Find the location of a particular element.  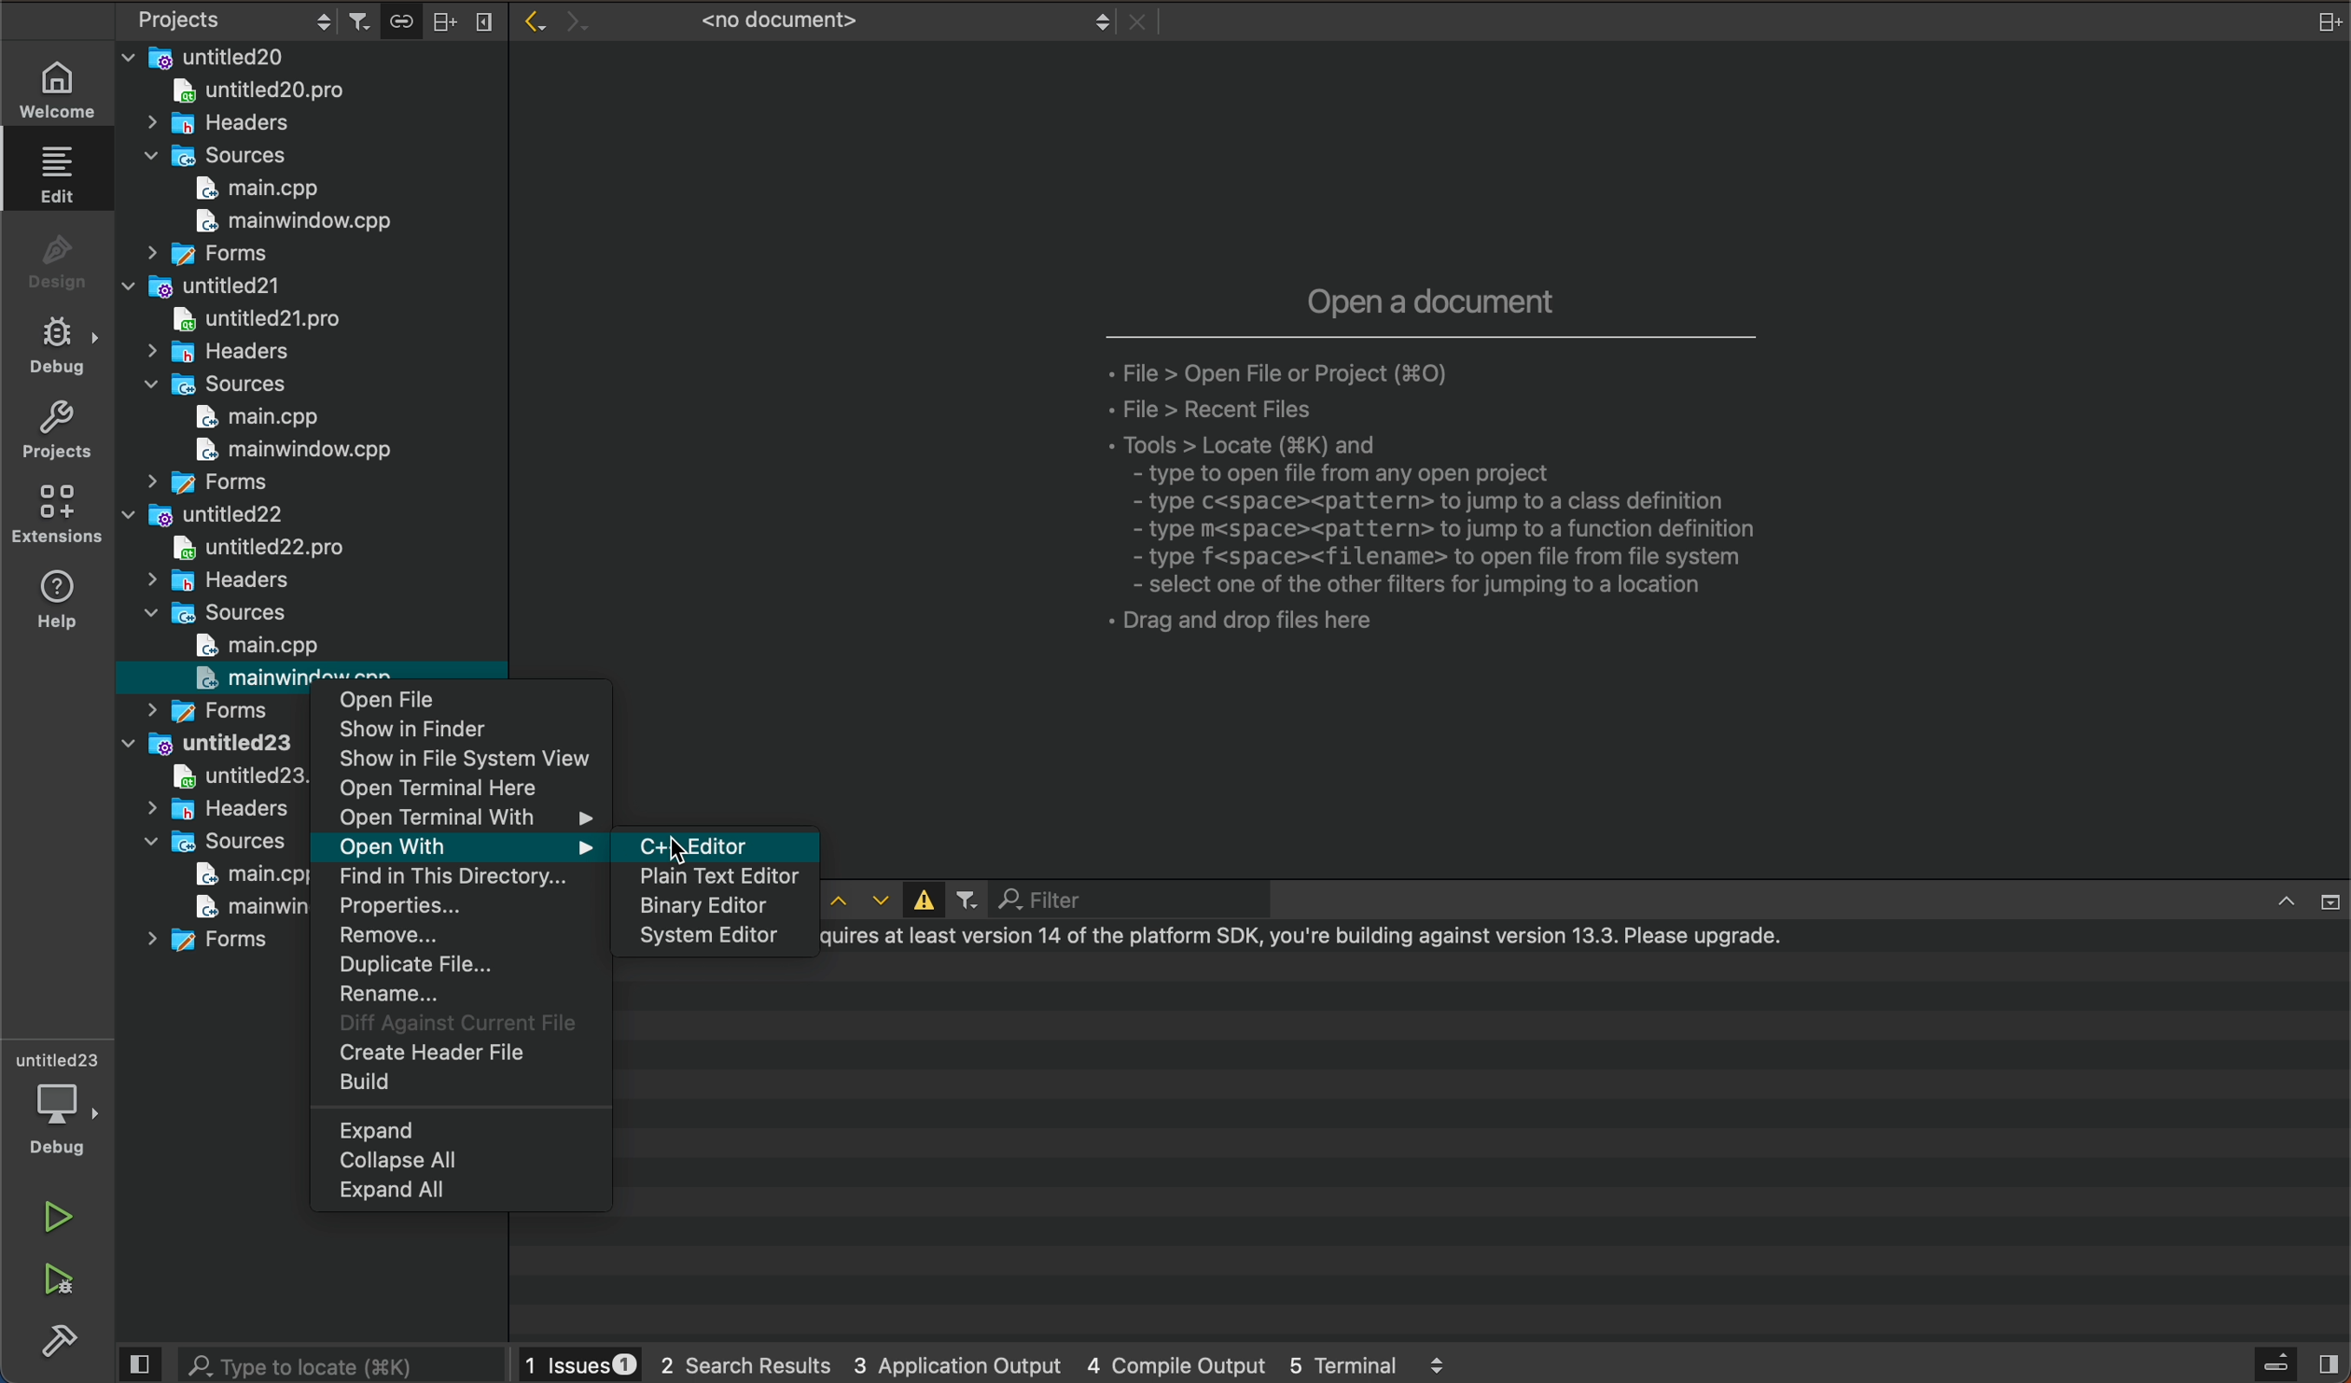

description is located at coordinates (1430, 465).